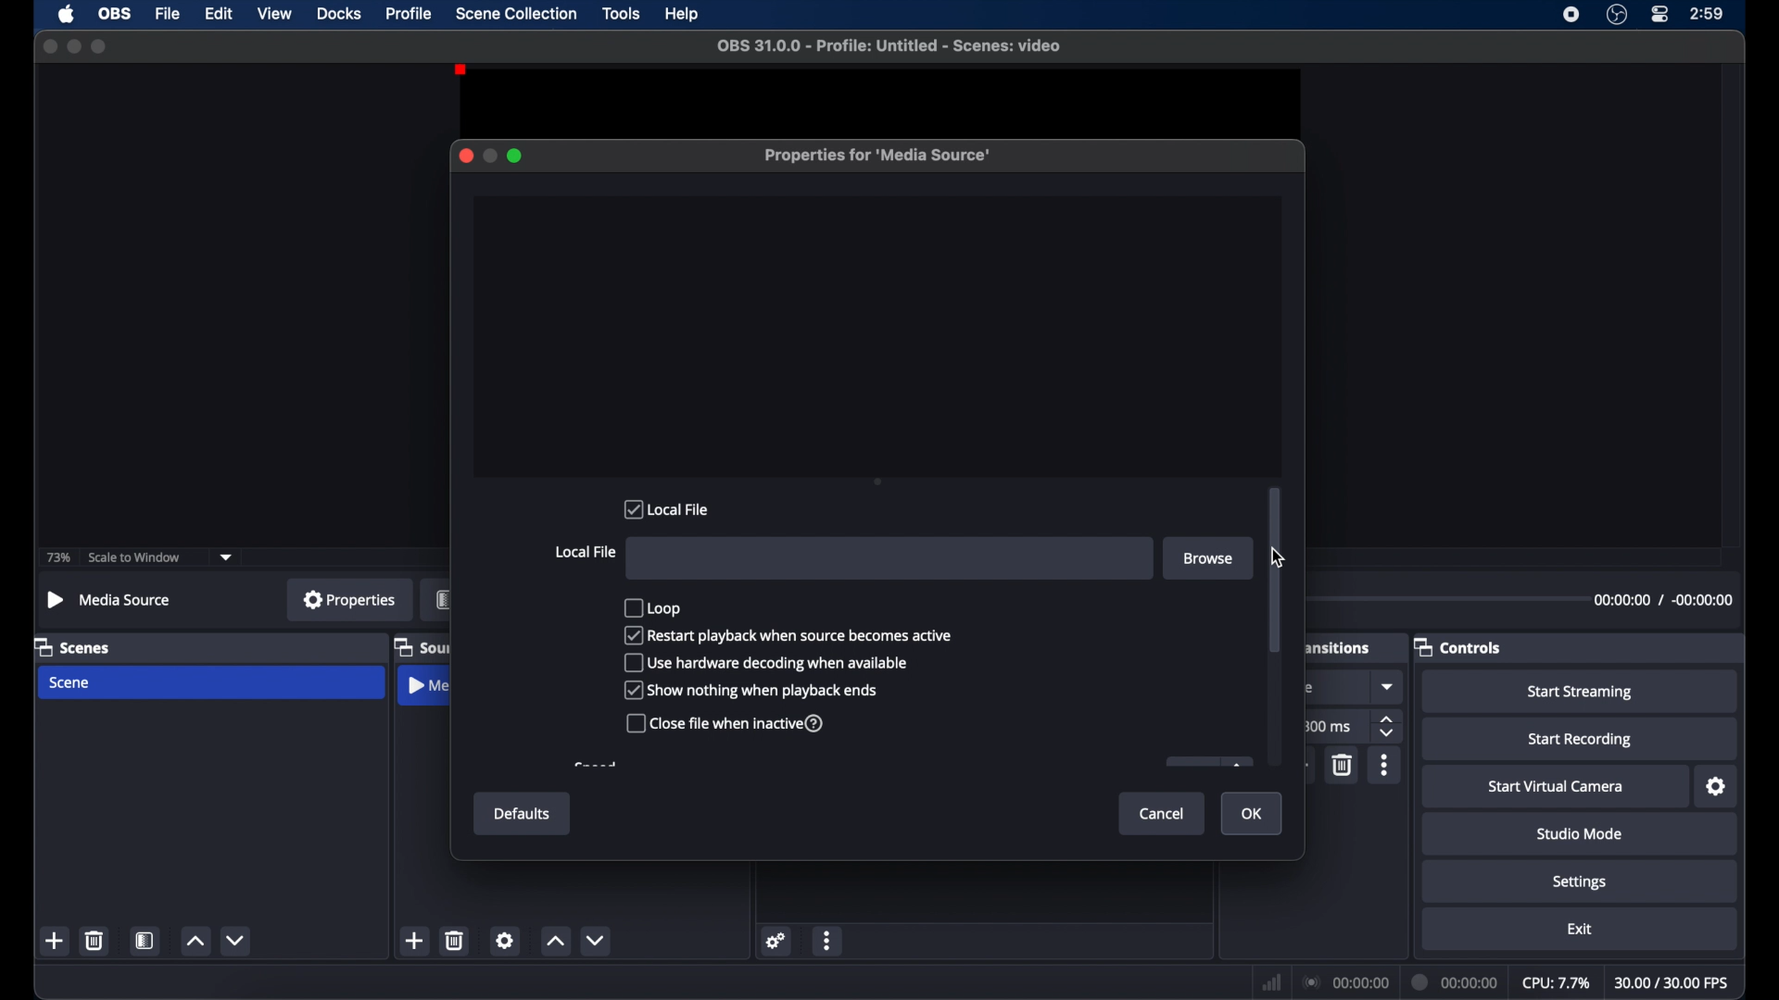  Describe the element at coordinates (877, 155) in the screenshot. I see `properties for media source` at that location.